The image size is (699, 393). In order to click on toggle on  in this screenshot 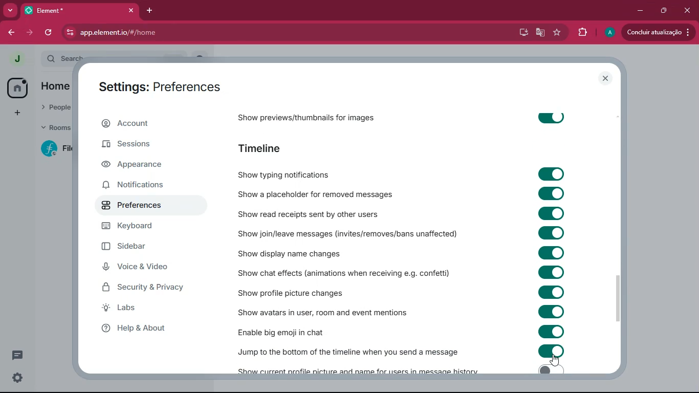, I will do `click(552, 272)`.